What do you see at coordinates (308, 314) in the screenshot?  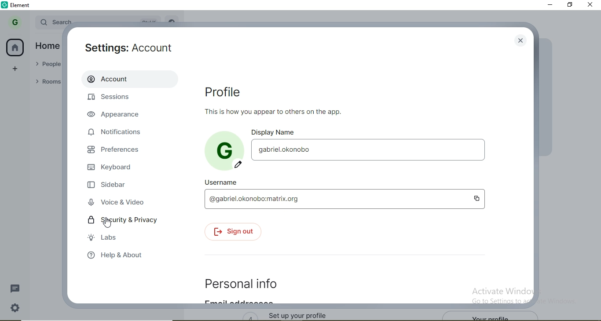 I see `set up your profile` at bounding box center [308, 314].